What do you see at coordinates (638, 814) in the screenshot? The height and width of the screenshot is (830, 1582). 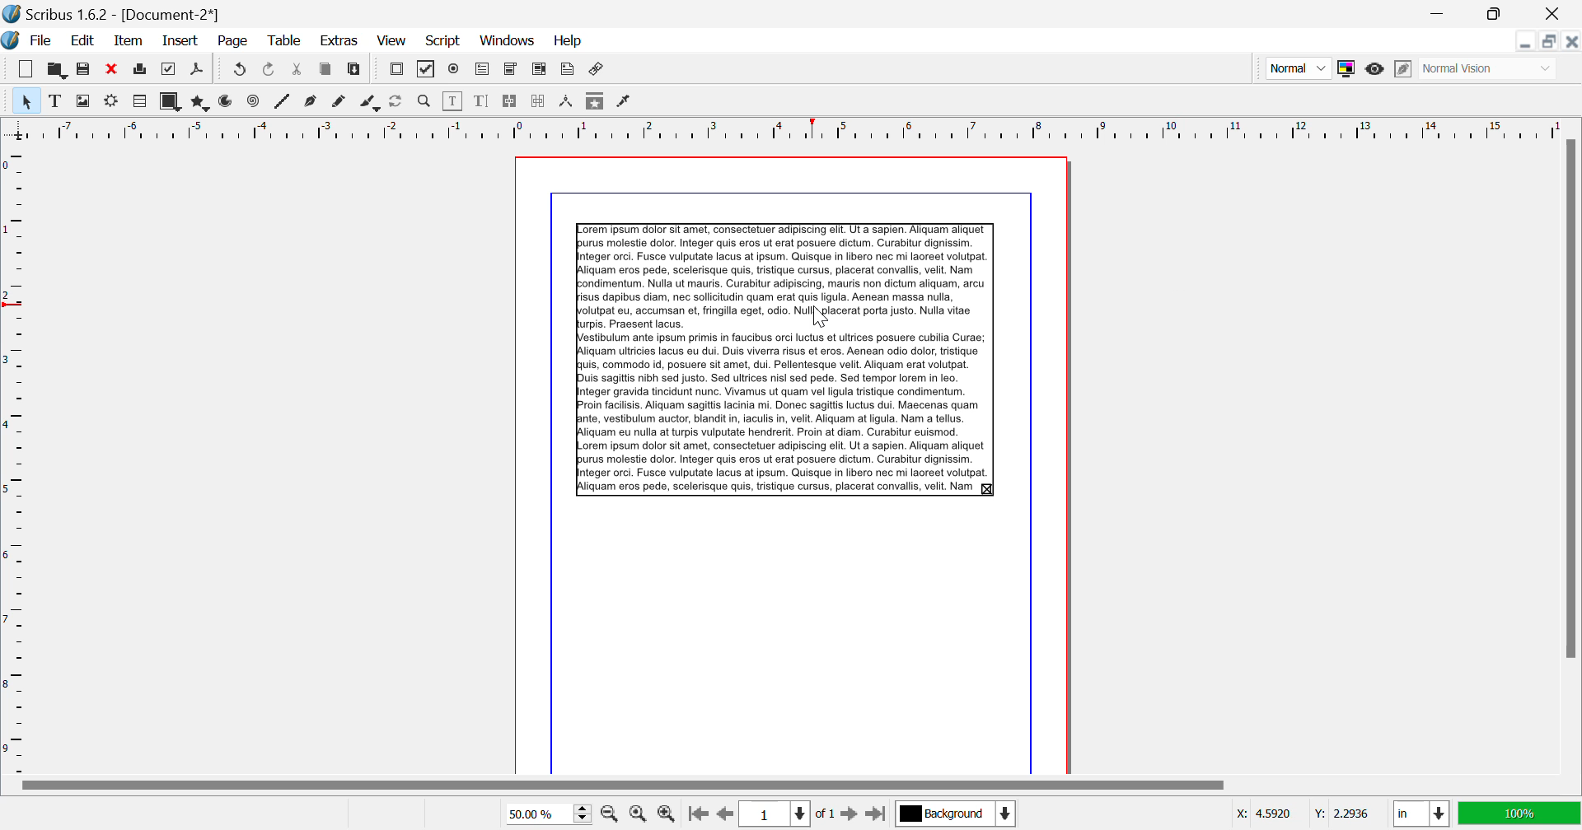 I see `Zoom to 100%` at bounding box center [638, 814].